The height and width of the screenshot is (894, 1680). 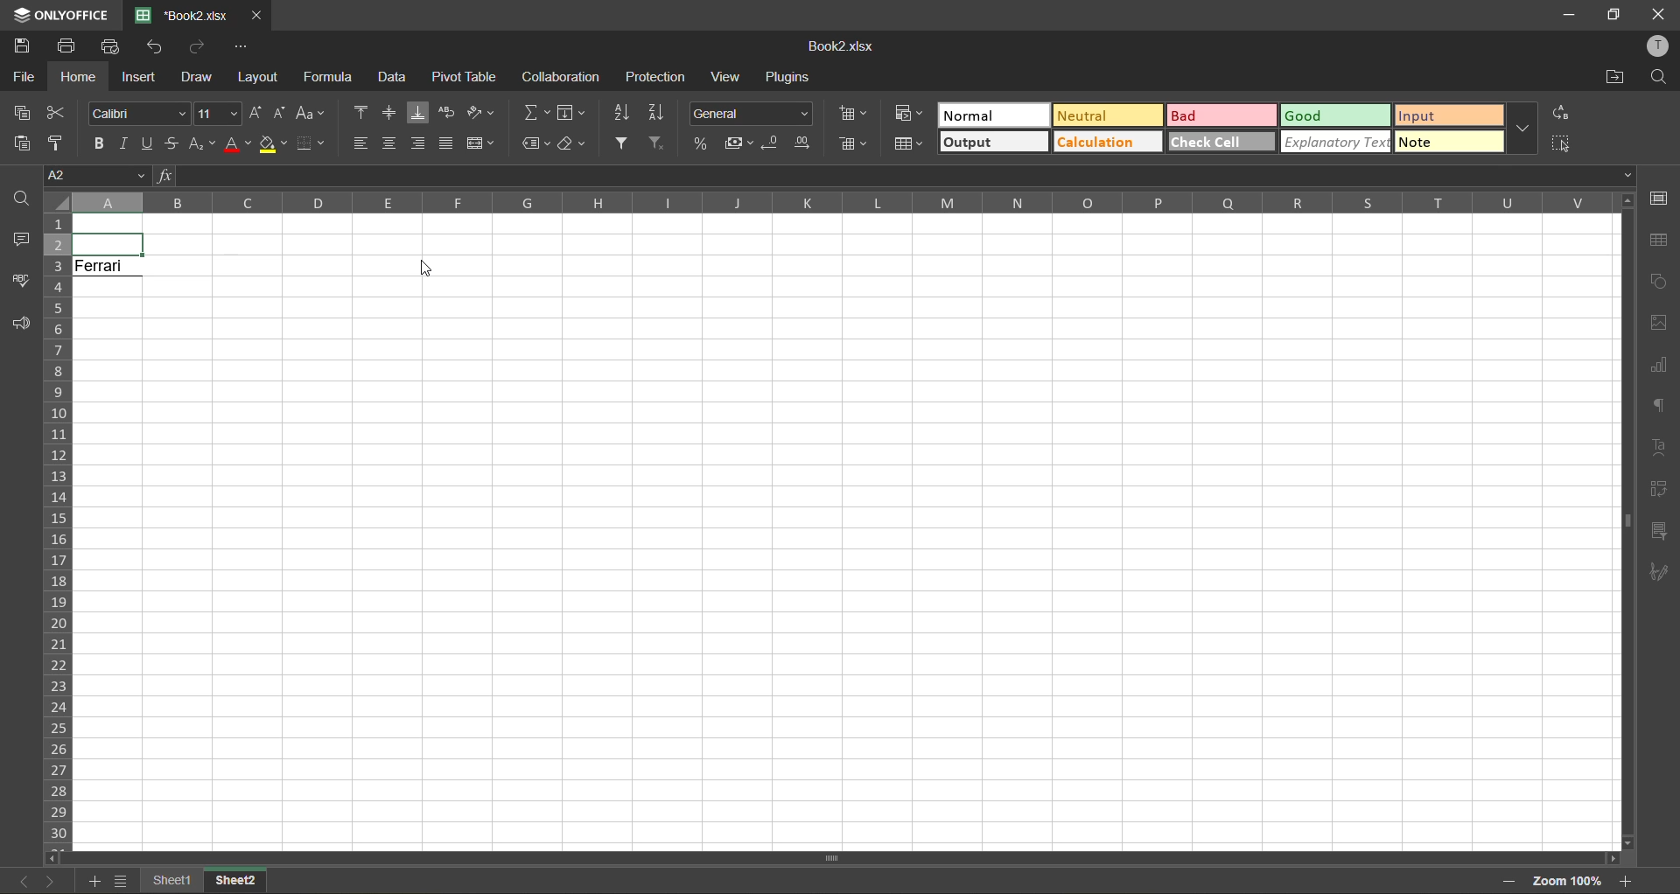 What do you see at coordinates (839, 203) in the screenshot?
I see `column names` at bounding box center [839, 203].